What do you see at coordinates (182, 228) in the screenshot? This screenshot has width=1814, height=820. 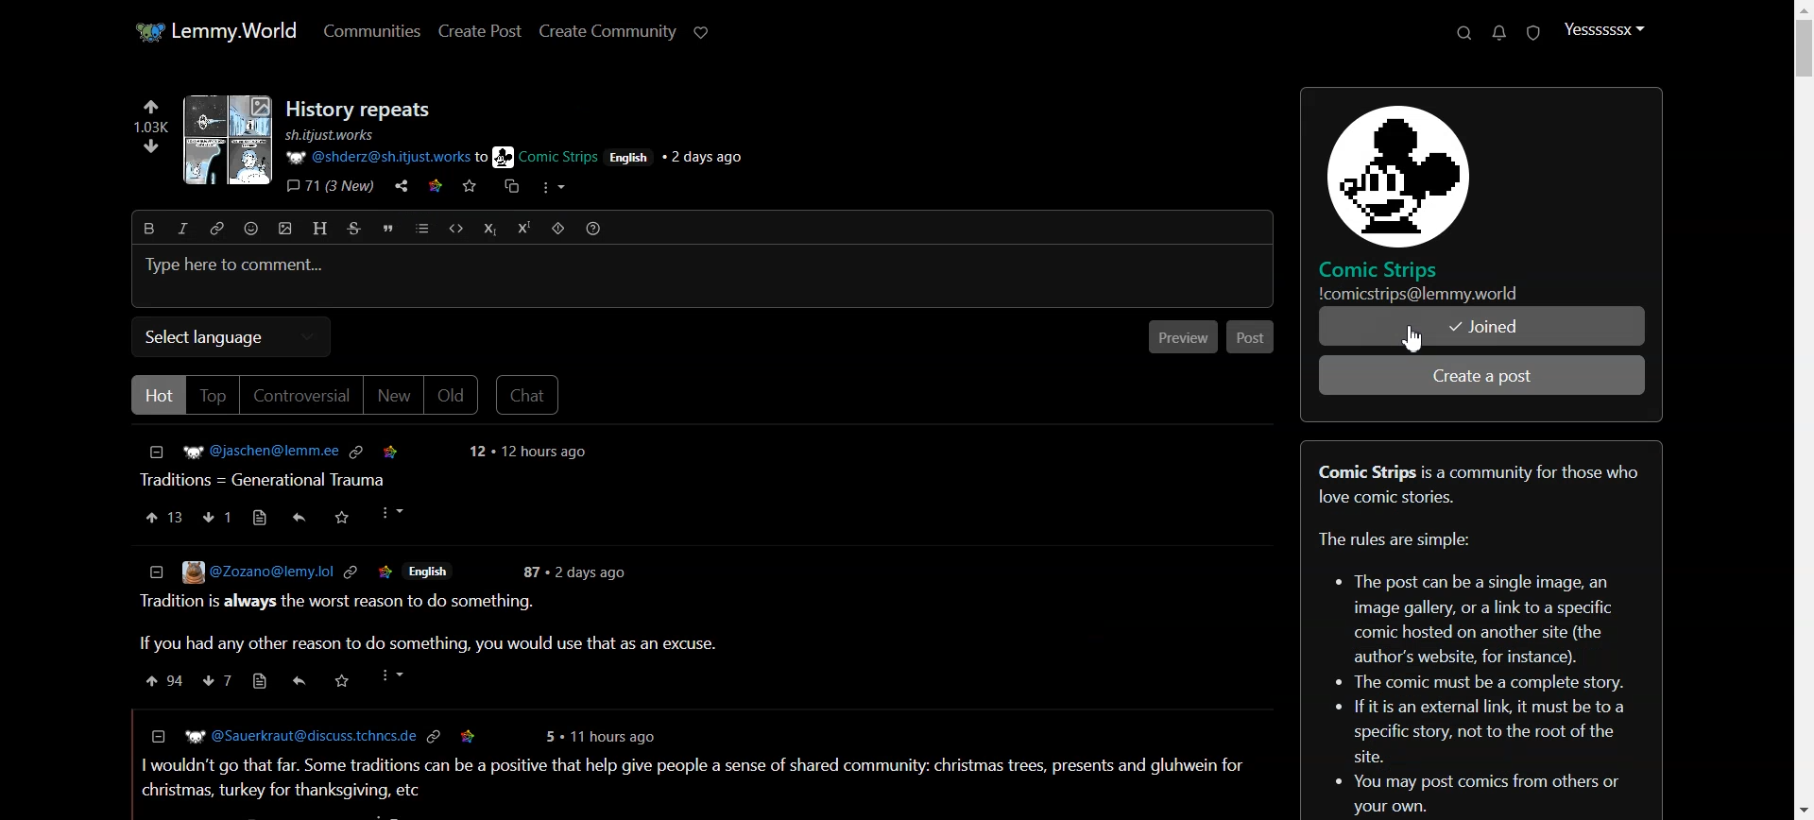 I see `Italic` at bounding box center [182, 228].